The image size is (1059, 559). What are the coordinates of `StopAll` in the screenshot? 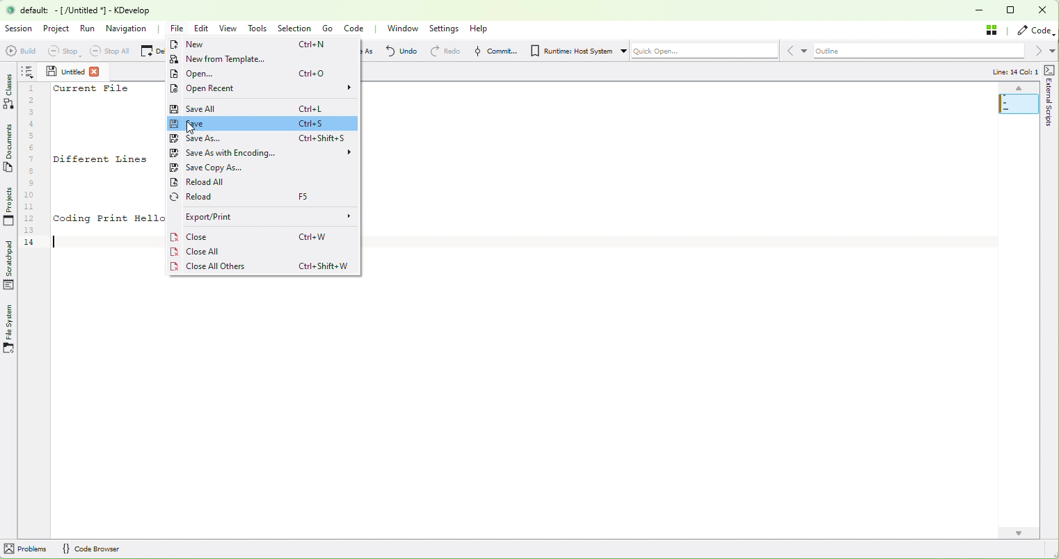 It's located at (109, 51).